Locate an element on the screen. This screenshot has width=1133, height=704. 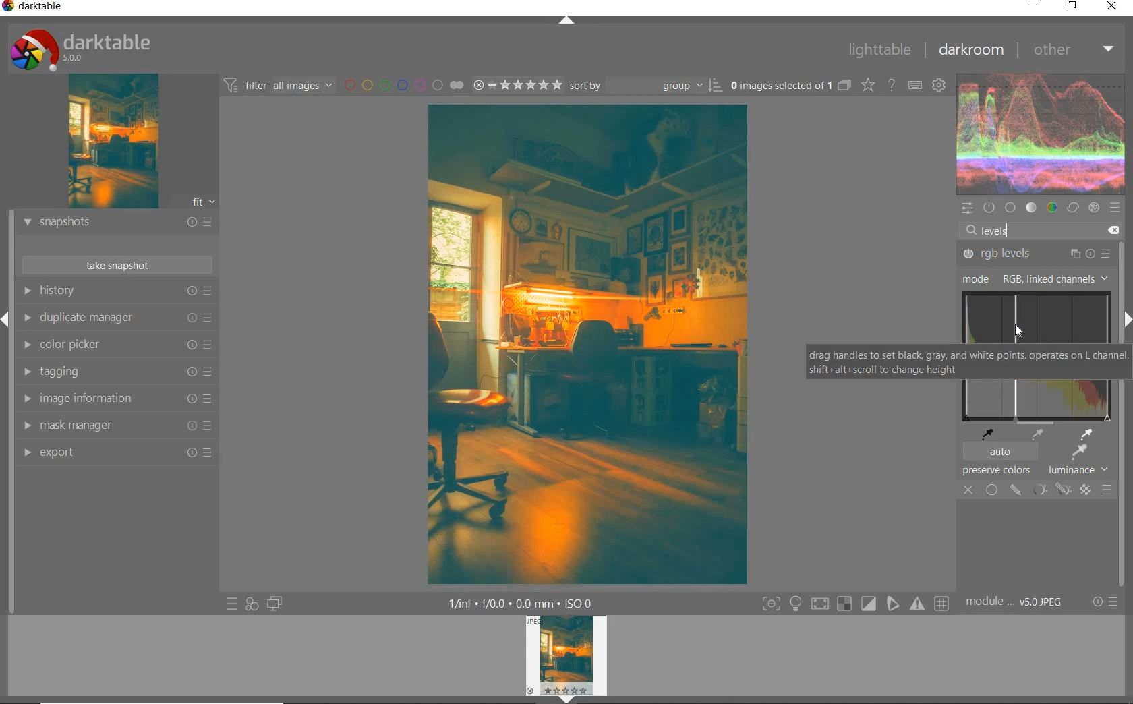
quick access panel is located at coordinates (966, 208).